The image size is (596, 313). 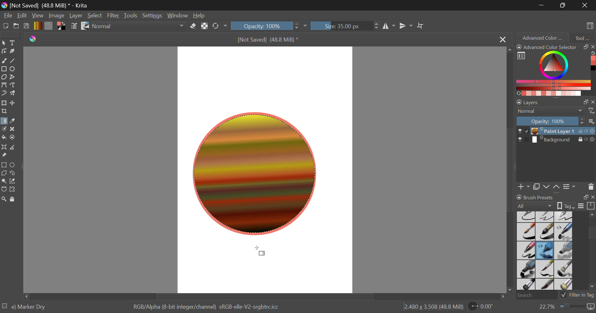 I want to click on , so click(x=92, y=40).